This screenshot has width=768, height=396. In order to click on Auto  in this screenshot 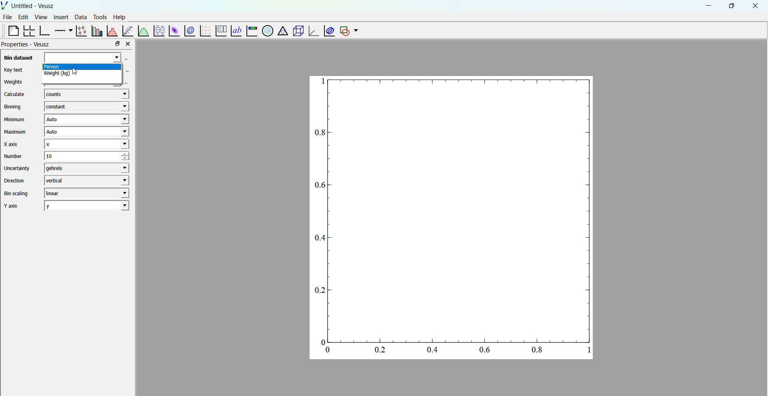, I will do `click(86, 120)`.